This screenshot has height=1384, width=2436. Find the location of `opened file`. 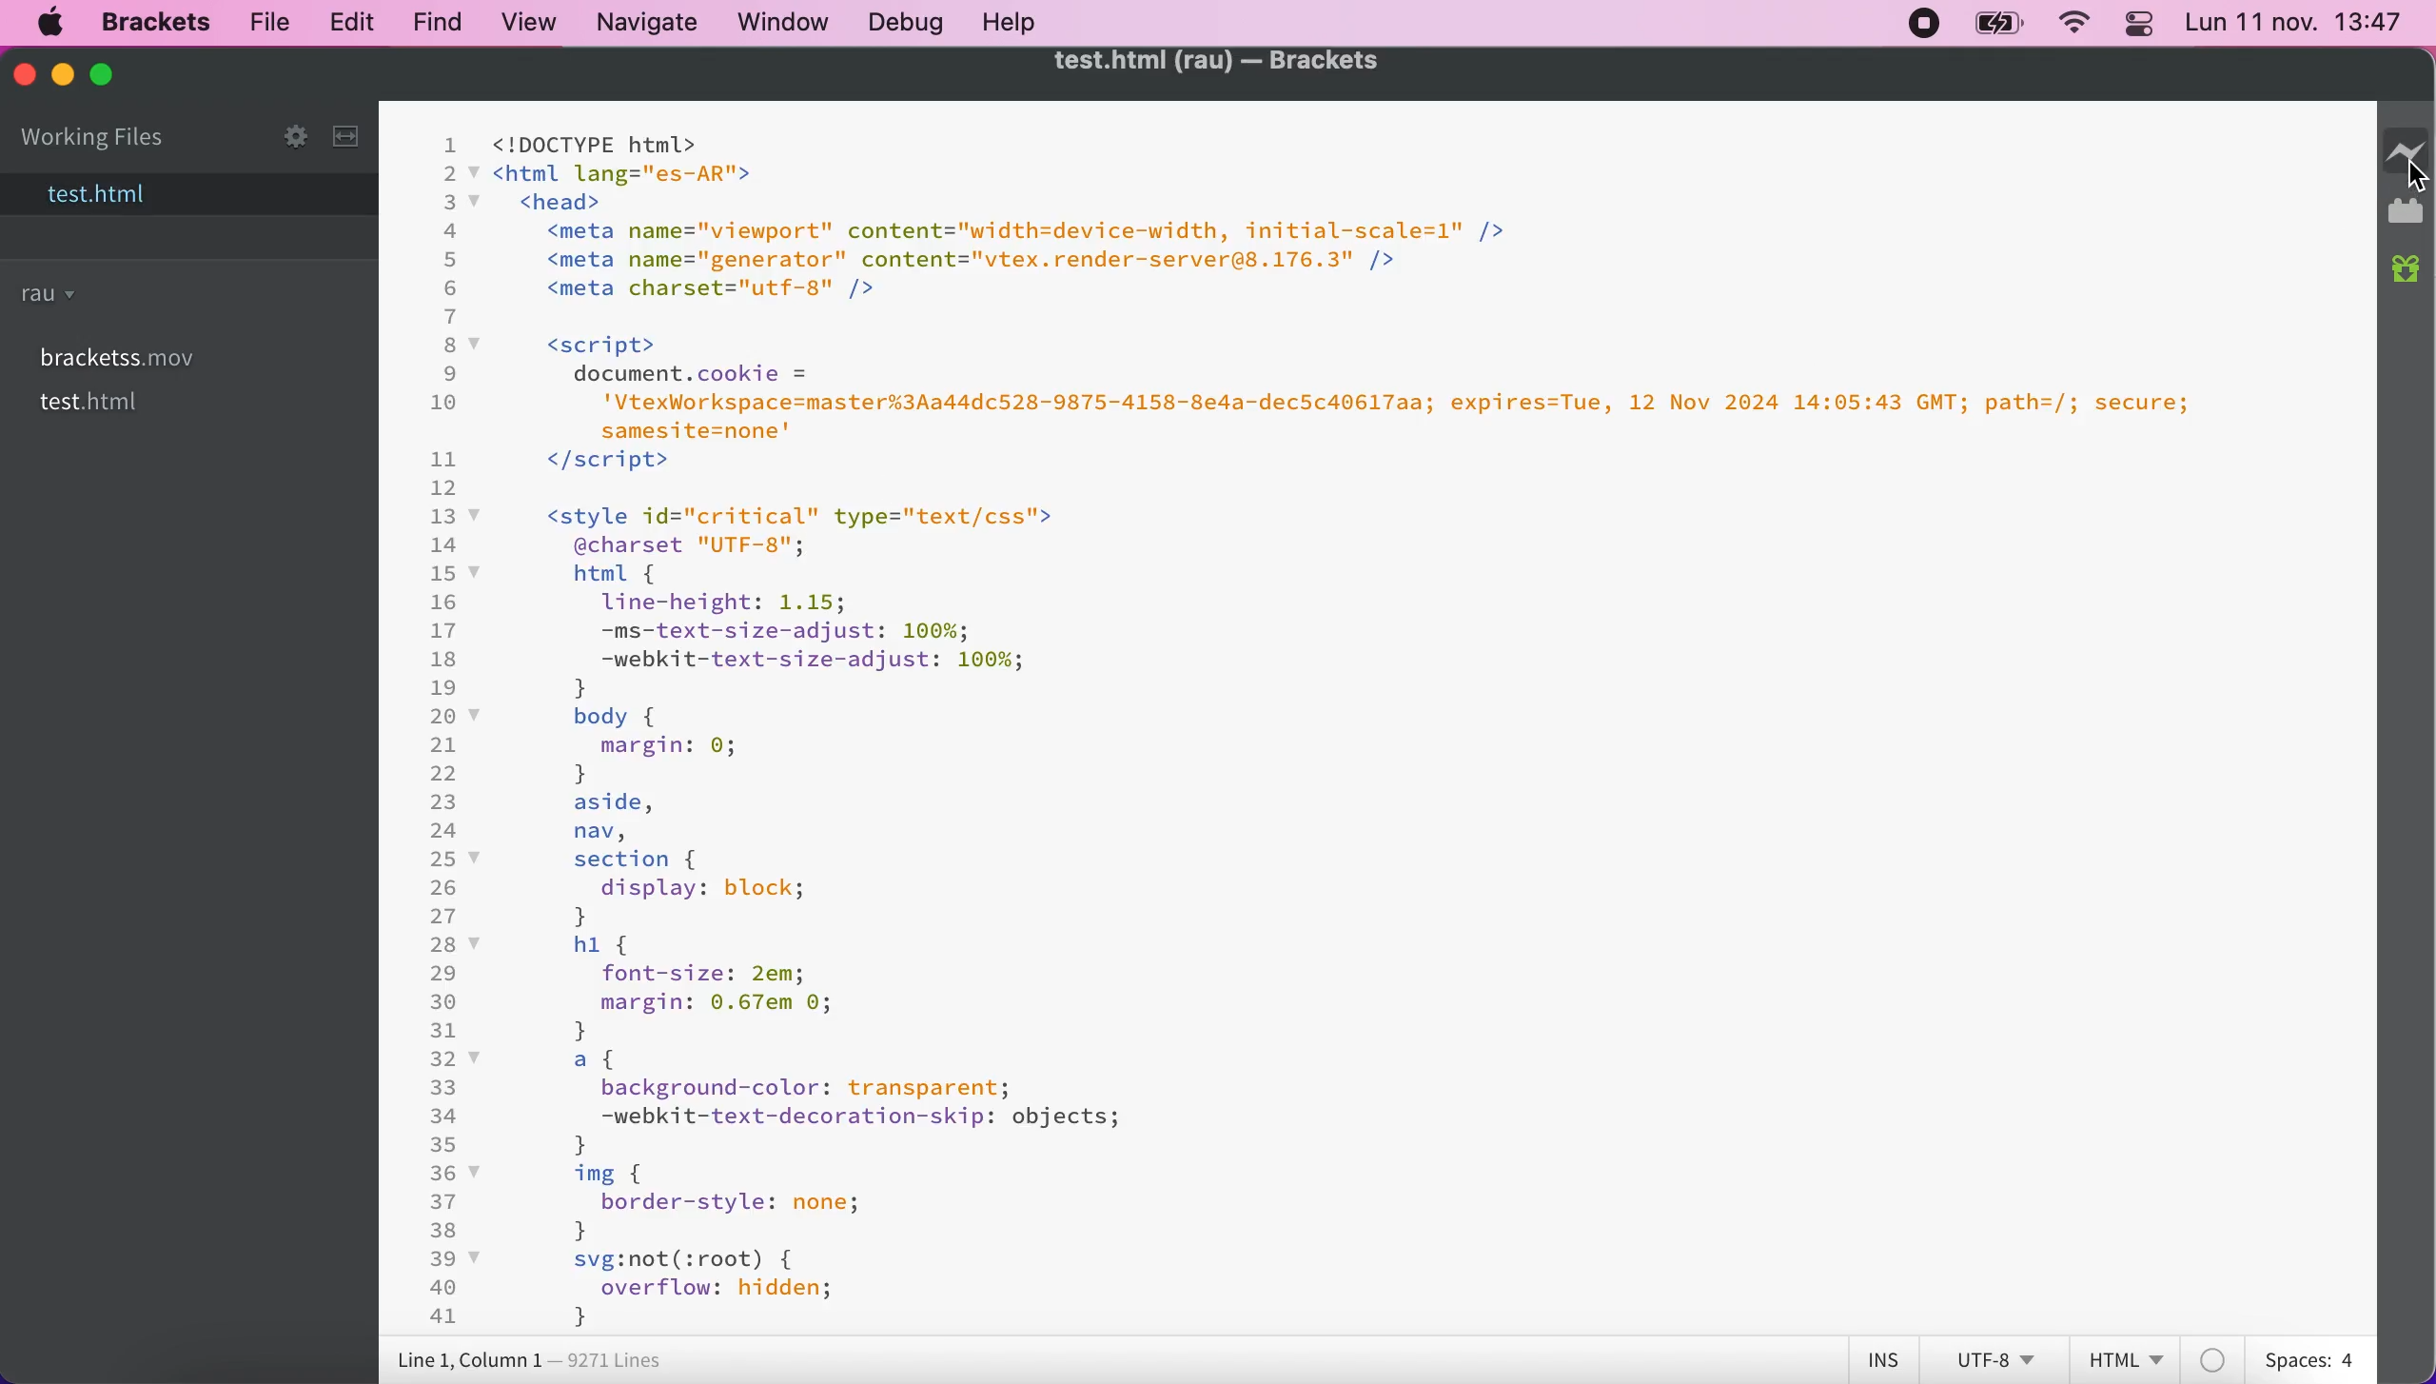

opened file is located at coordinates (1380, 717).